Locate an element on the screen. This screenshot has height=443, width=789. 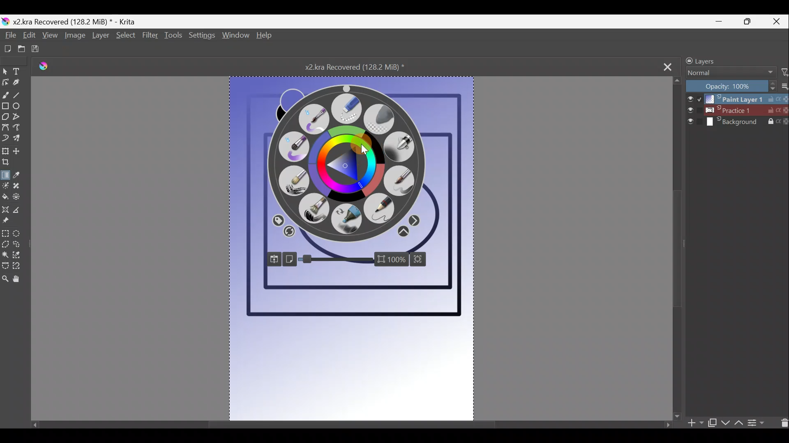
Zoom is located at coordinates (353, 259).